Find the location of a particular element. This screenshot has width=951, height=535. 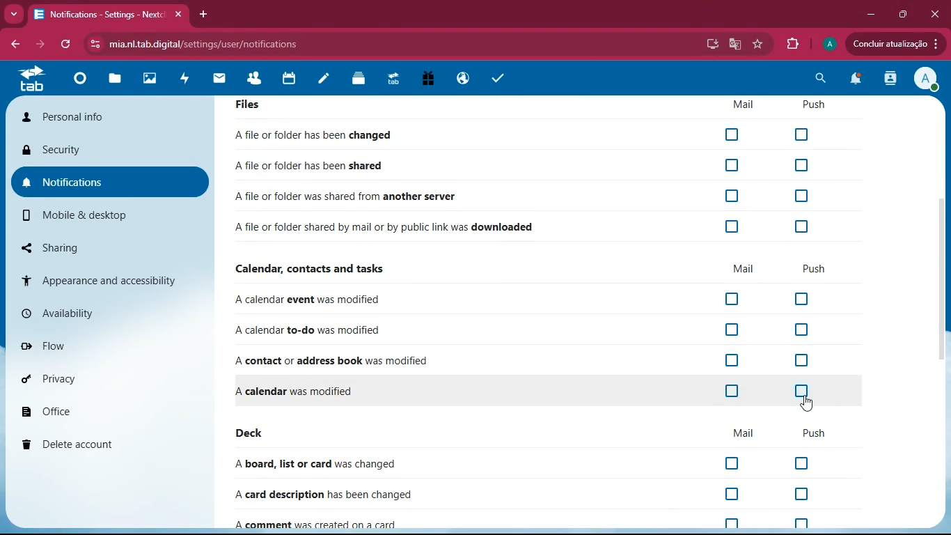

off is located at coordinates (801, 495).